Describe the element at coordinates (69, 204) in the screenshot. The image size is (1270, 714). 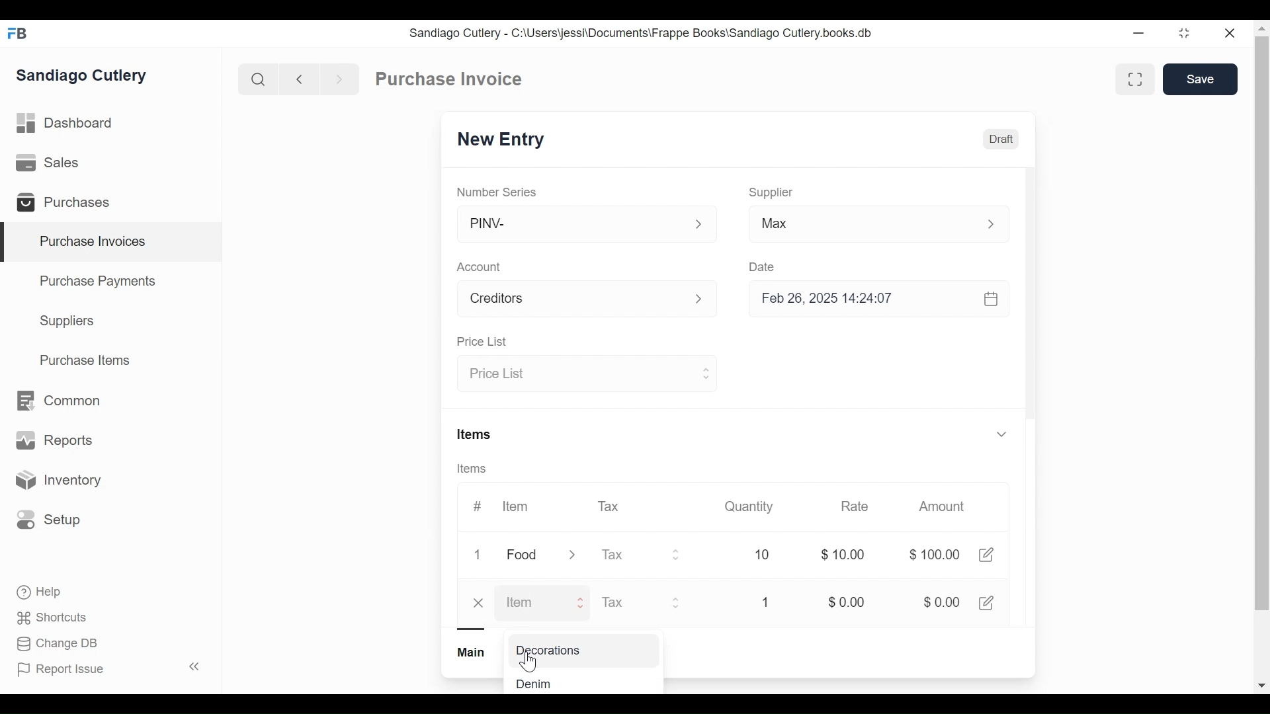
I see `Purchases` at that location.